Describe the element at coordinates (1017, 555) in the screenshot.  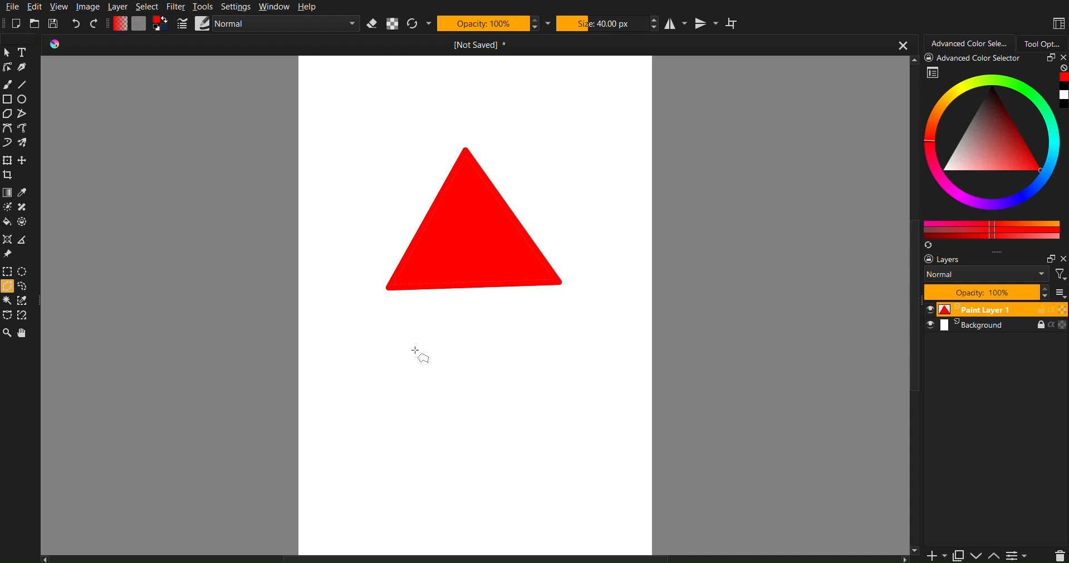
I see `Menu` at that location.